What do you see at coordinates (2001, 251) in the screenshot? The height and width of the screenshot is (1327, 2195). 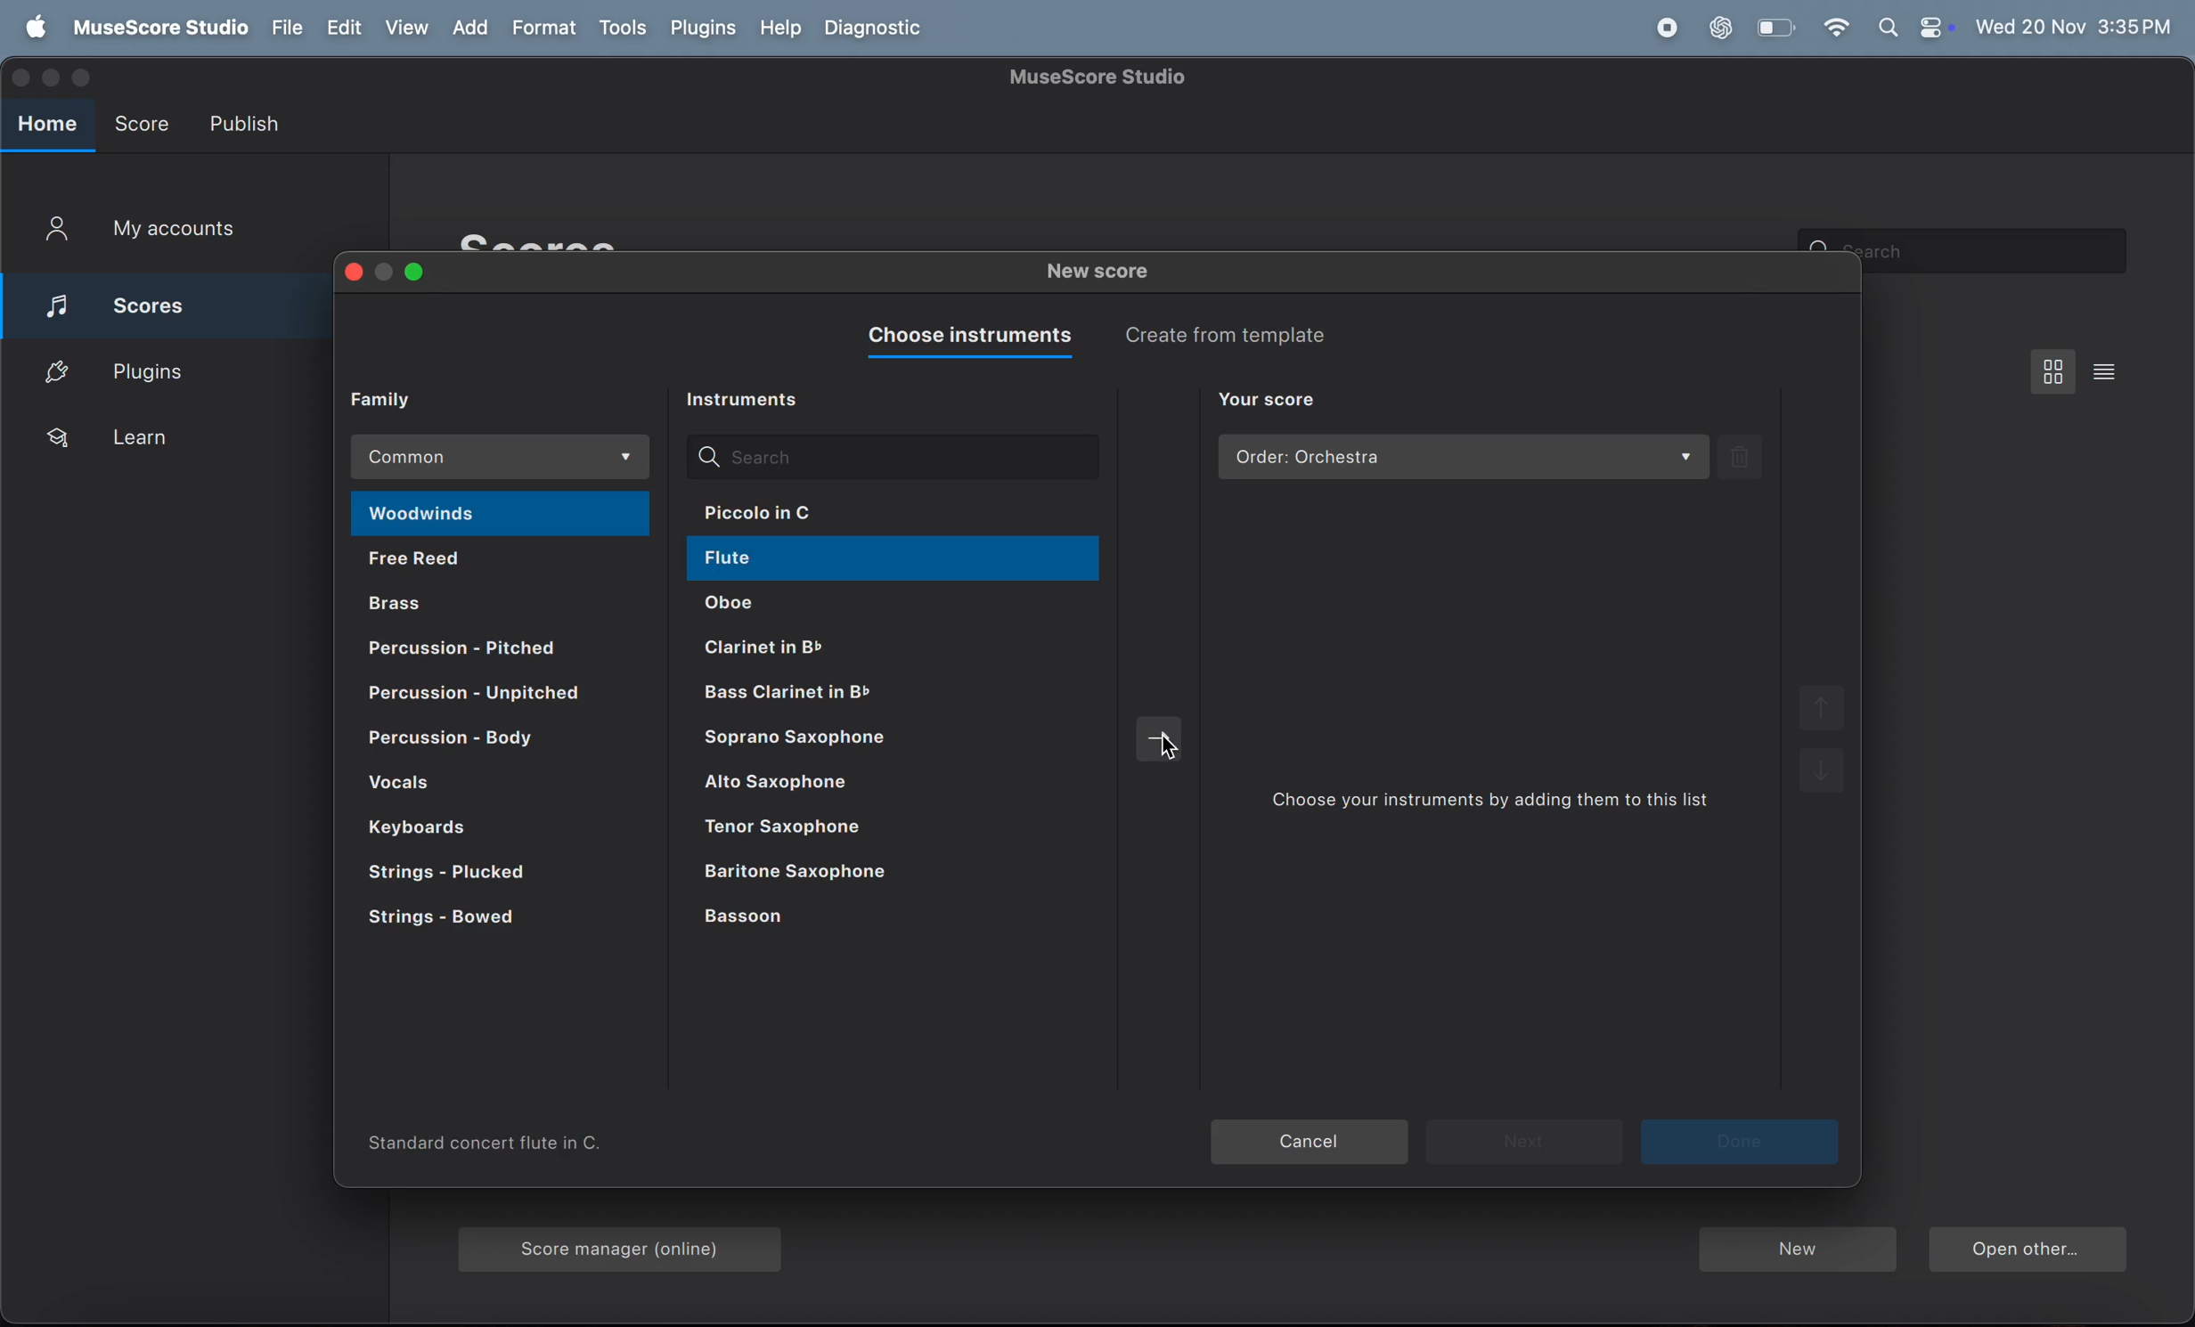 I see `search` at bounding box center [2001, 251].